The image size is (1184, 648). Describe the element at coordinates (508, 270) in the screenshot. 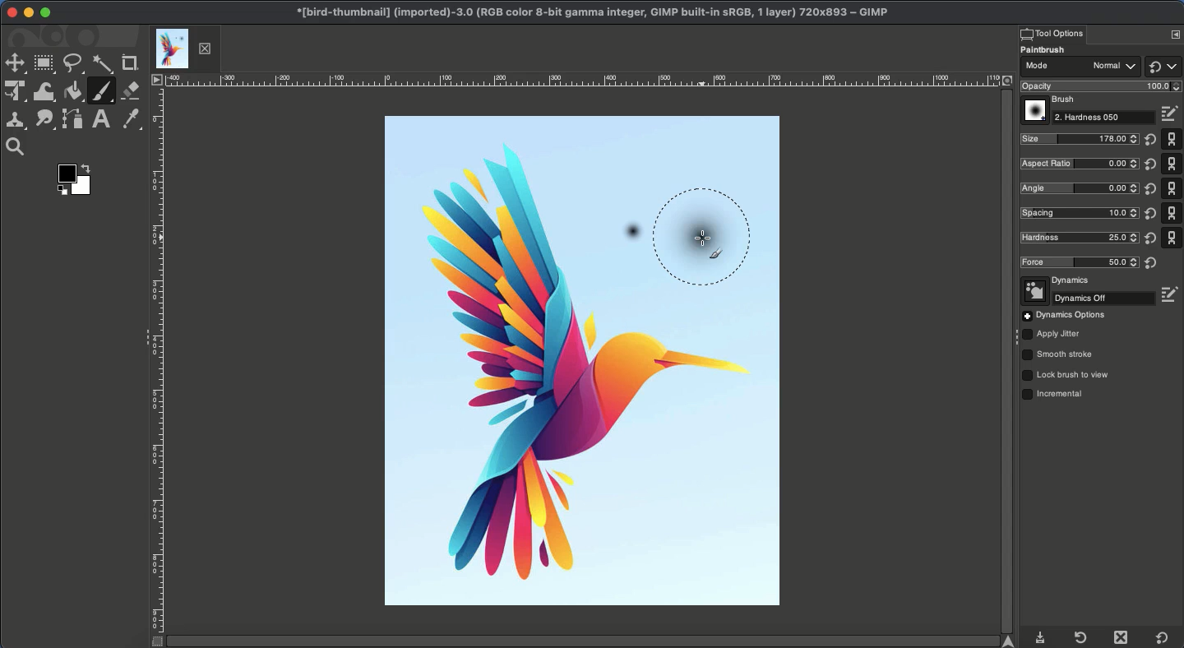

I see `image` at that location.